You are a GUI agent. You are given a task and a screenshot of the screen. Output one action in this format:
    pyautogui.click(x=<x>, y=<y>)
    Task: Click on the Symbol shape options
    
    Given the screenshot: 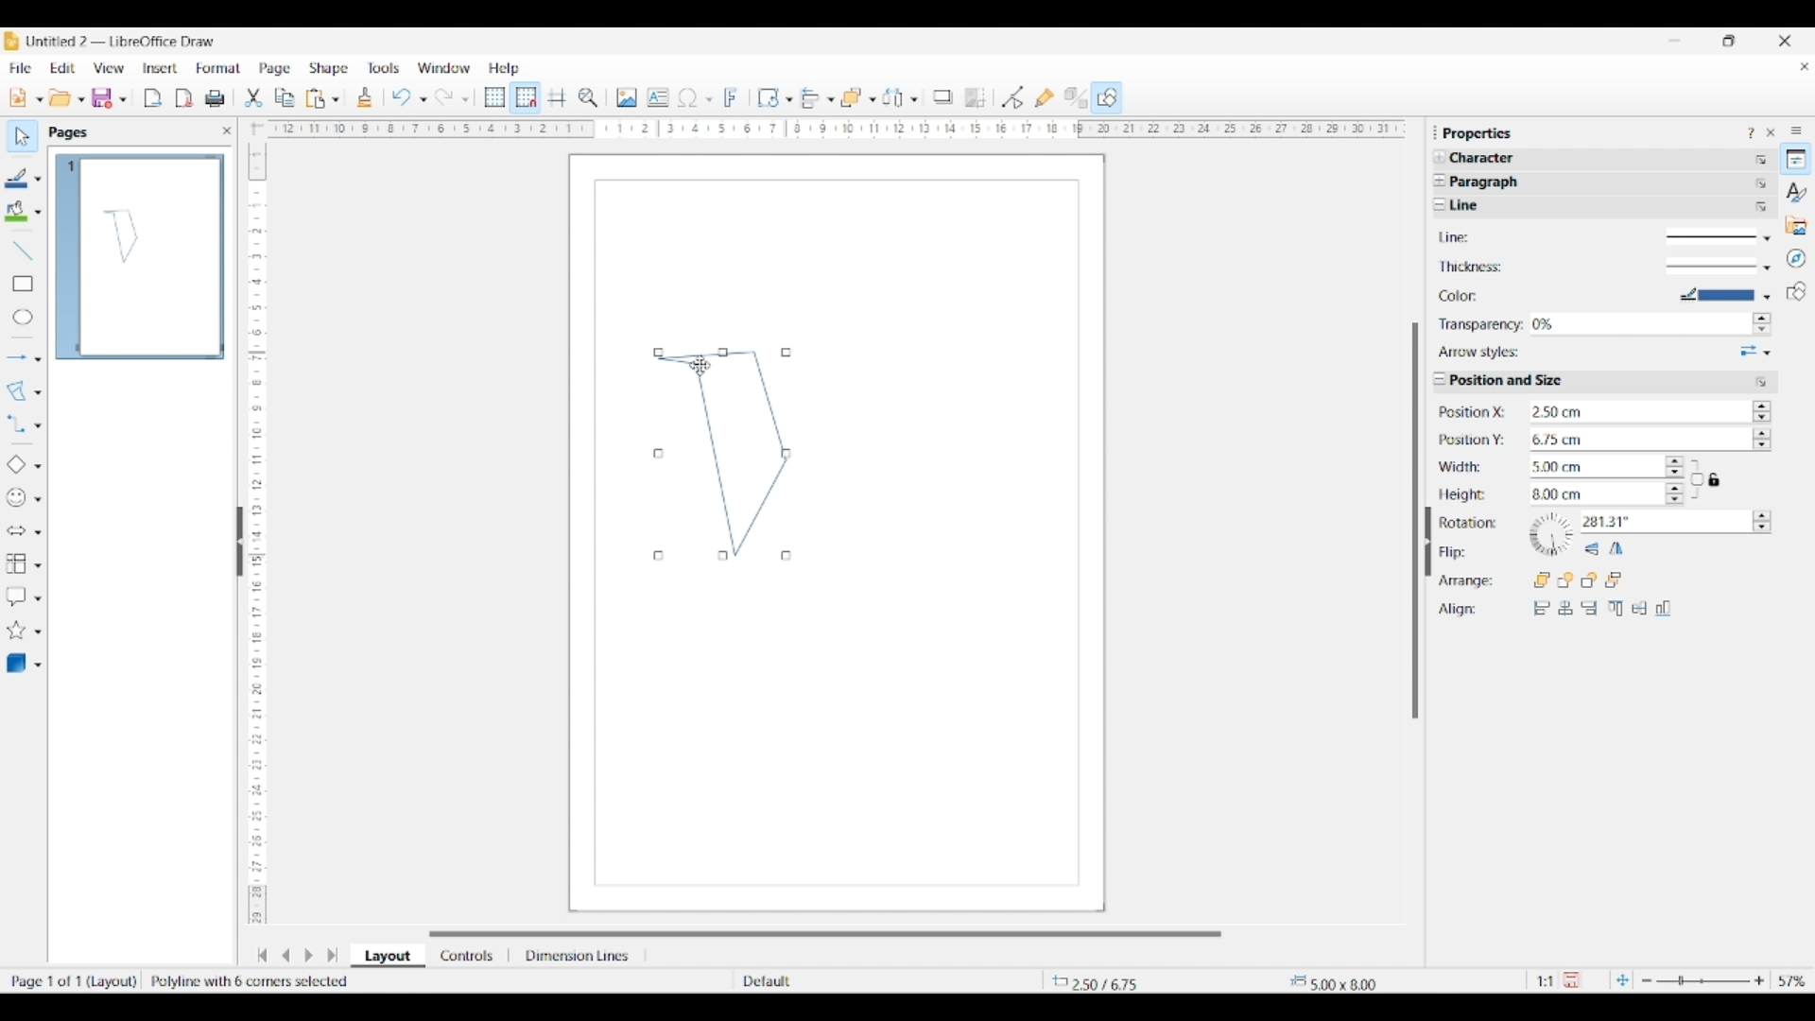 What is the action you would take?
    pyautogui.click(x=38, y=499)
    